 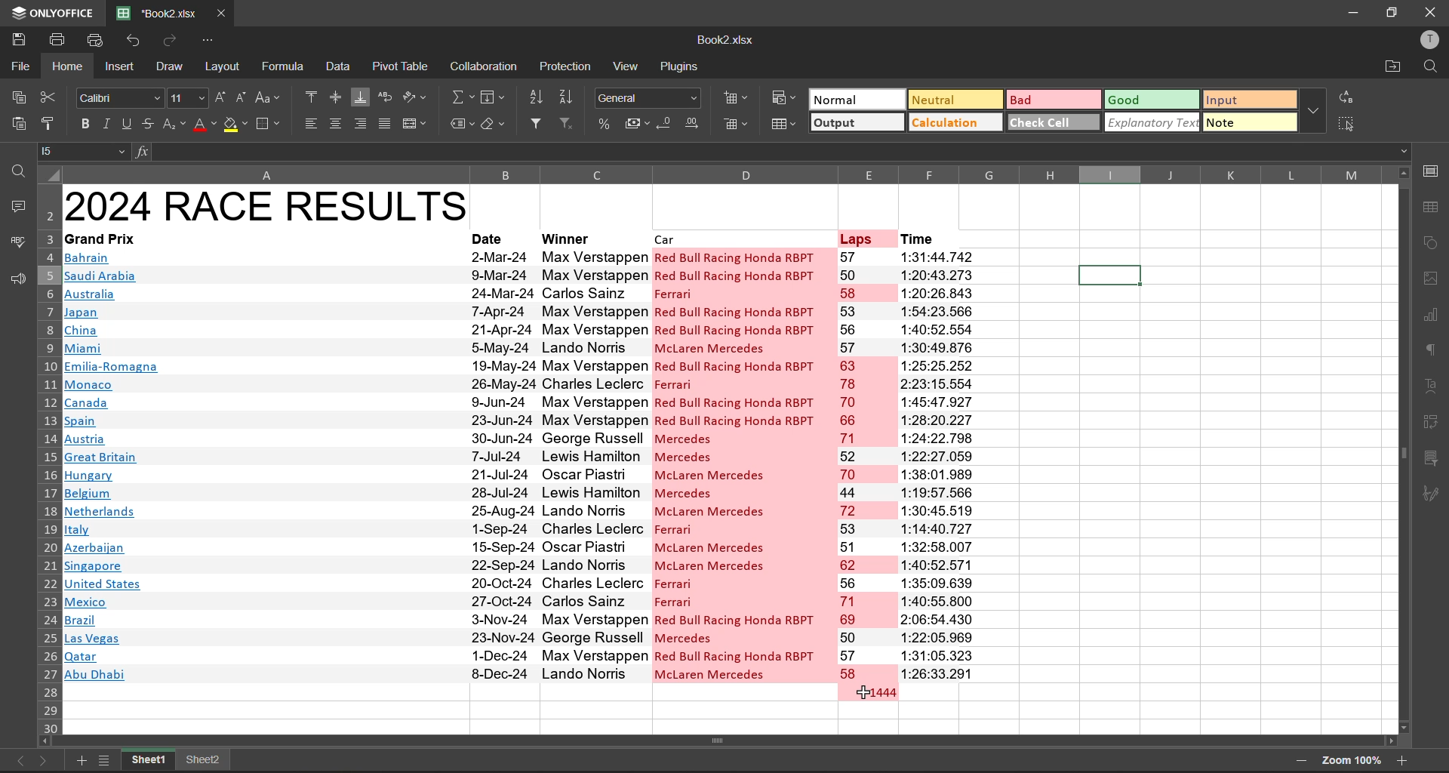 I want to click on save, so click(x=20, y=39).